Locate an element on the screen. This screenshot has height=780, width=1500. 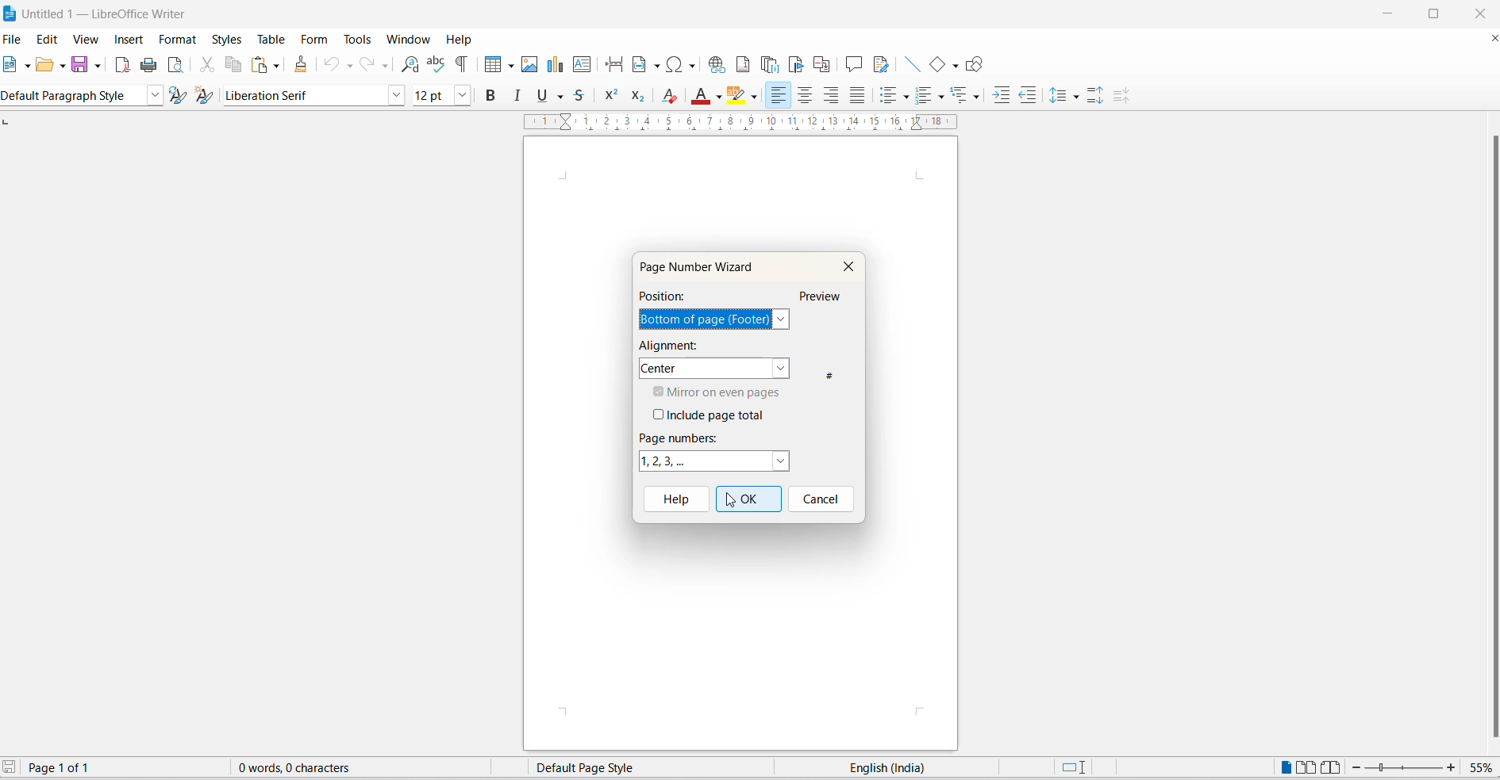
libreoffice logo is located at coordinates (10, 12).